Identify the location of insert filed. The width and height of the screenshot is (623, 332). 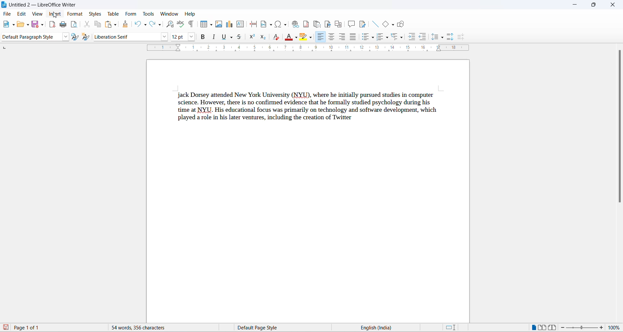
(266, 24).